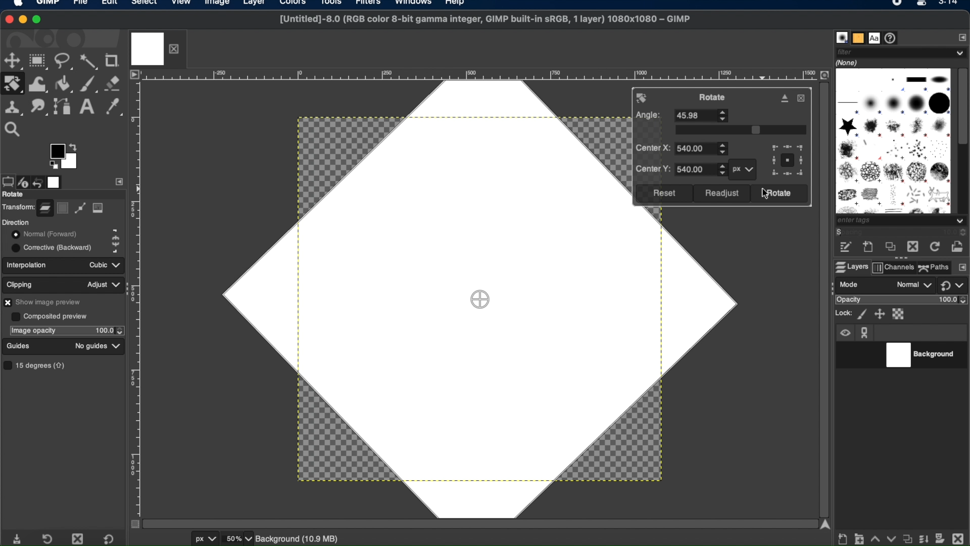  I want to click on scroll bar, so click(476, 523).